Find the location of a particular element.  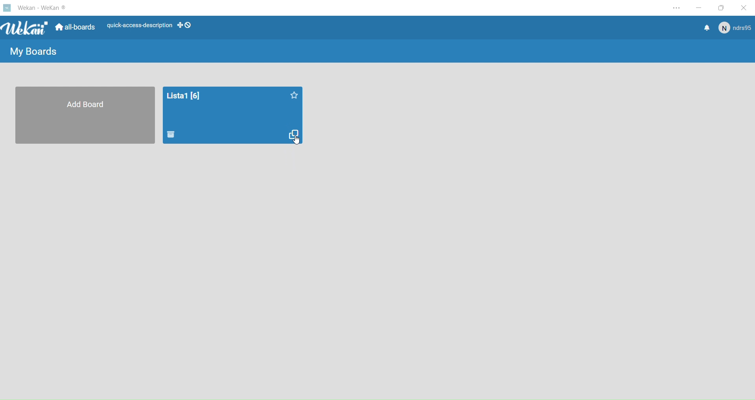

Duplicate Board is located at coordinates (294, 134).